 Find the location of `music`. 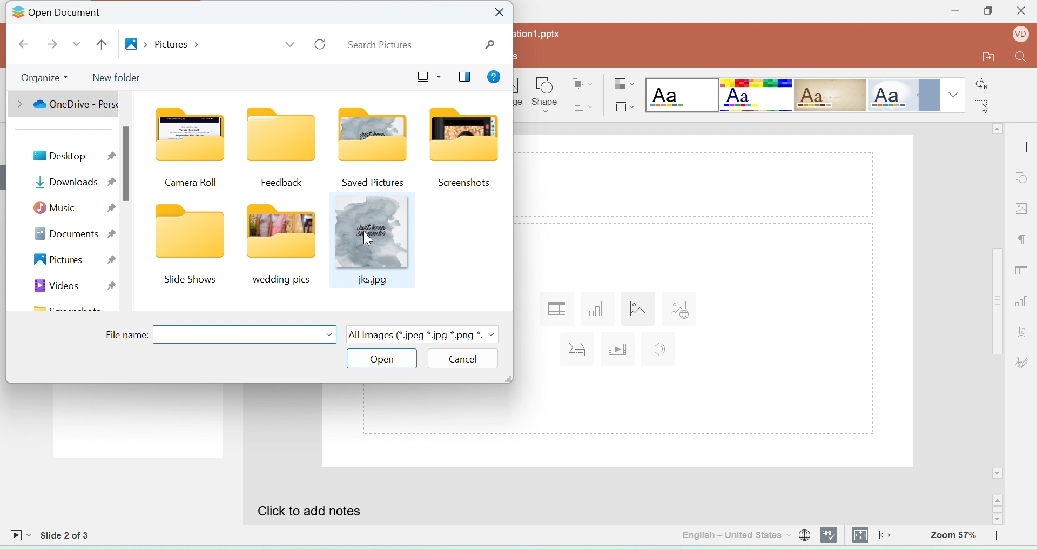

music is located at coordinates (73, 209).